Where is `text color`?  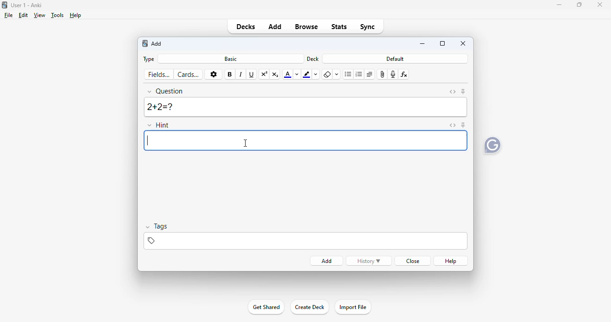 text color is located at coordinates (287, 75).